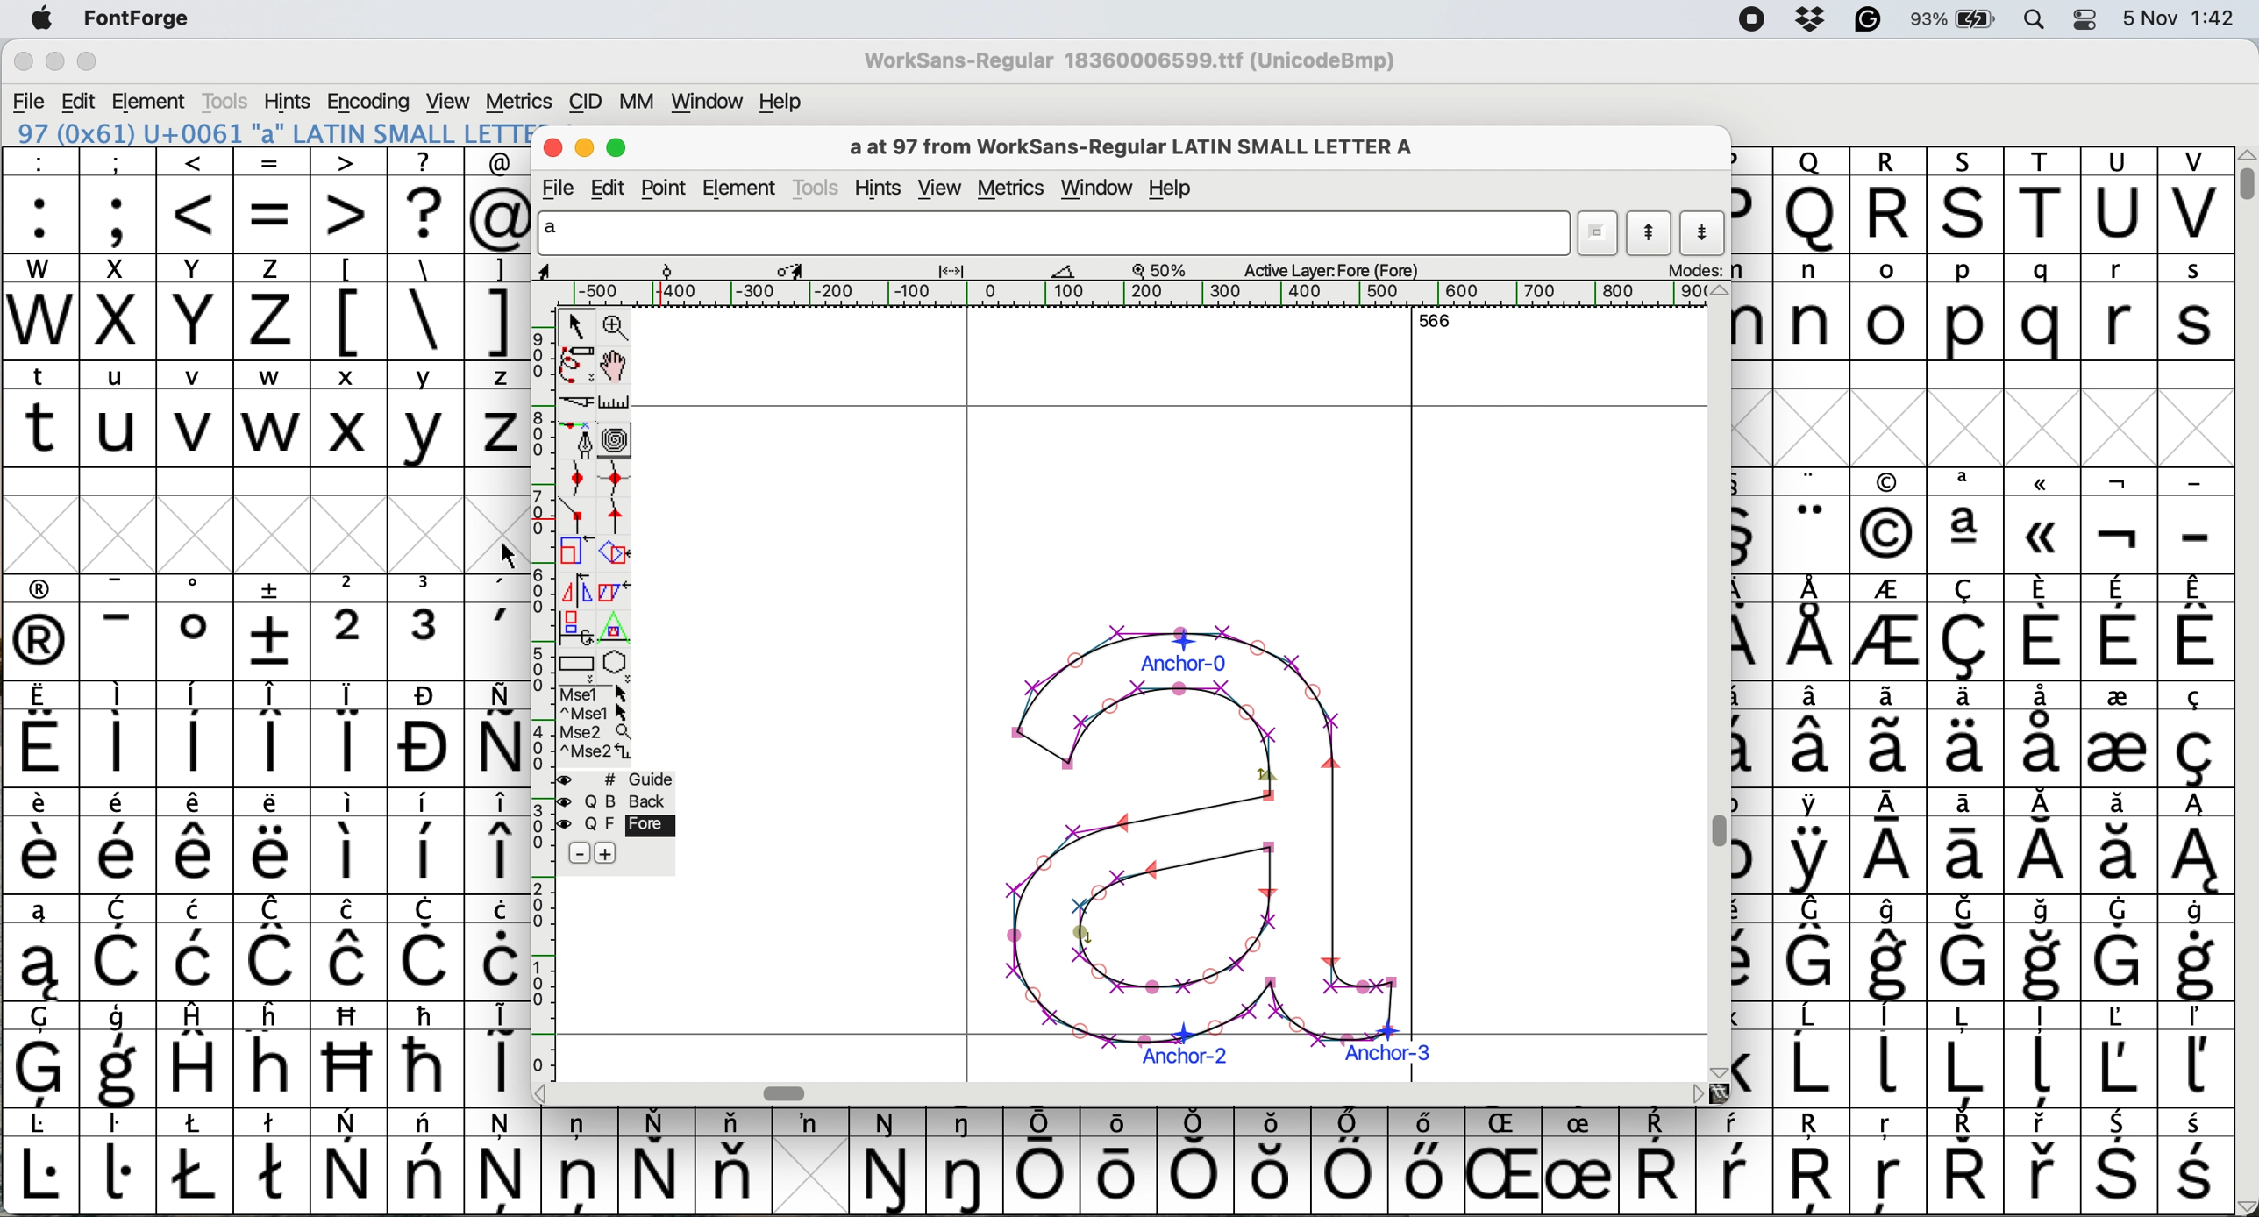  I want to click on T, so click(2047, 202).